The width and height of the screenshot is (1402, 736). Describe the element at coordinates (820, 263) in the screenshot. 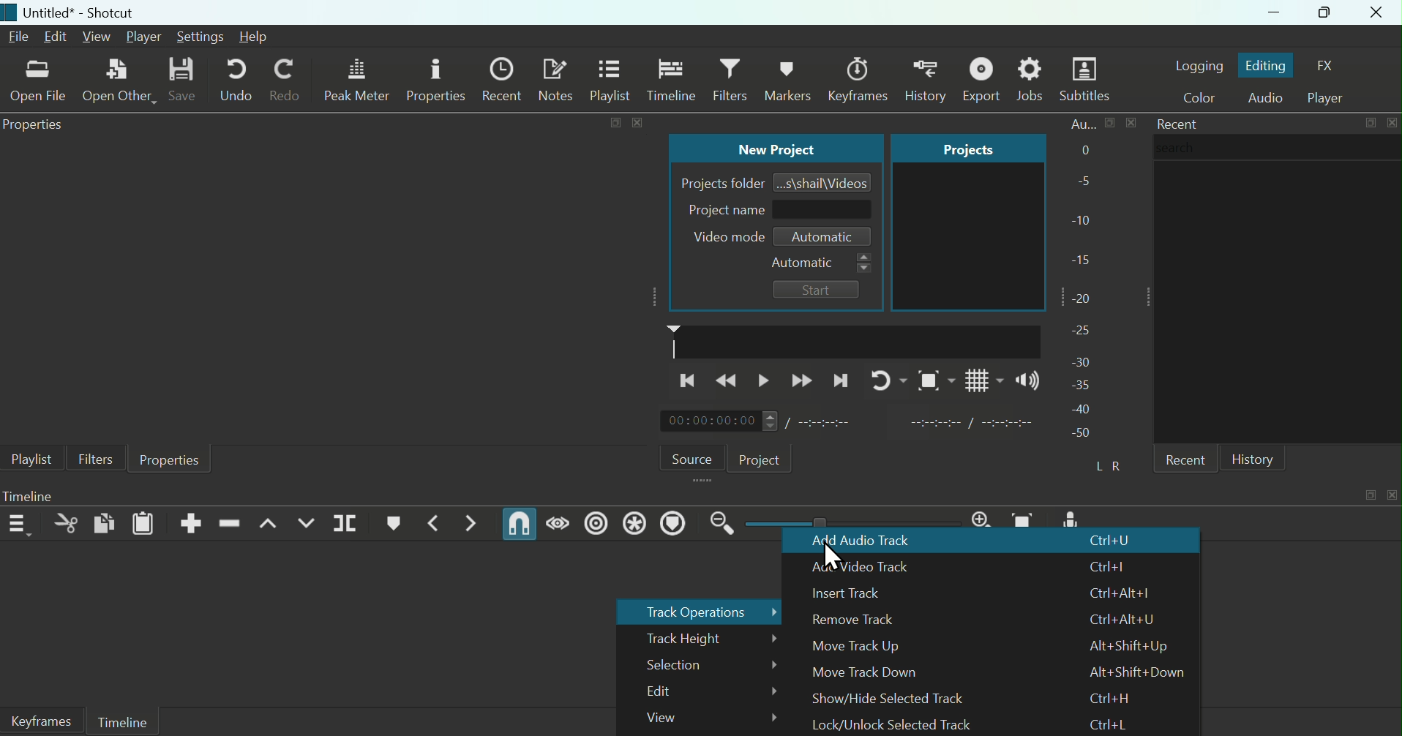

I see `Automatic` at that location.